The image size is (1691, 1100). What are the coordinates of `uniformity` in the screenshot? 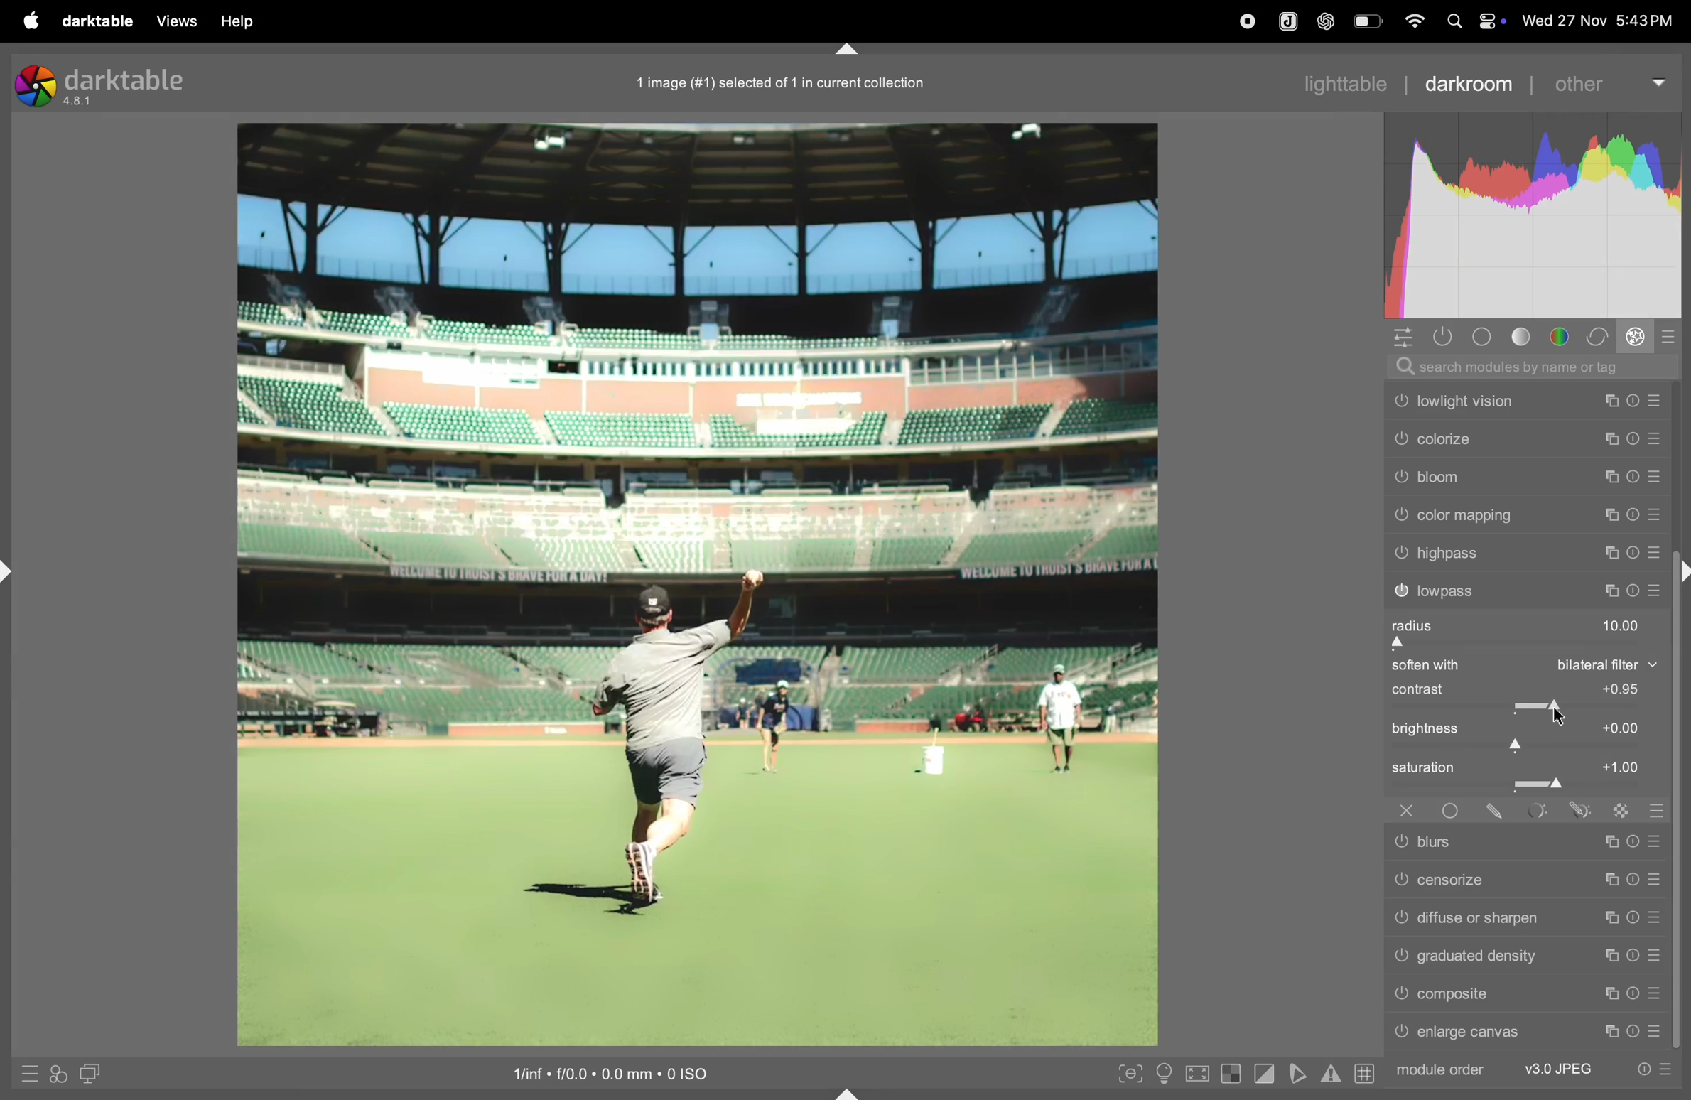 It's located at (1454, 811).